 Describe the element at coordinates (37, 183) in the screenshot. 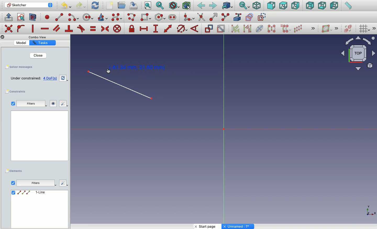

I see `` at that location.